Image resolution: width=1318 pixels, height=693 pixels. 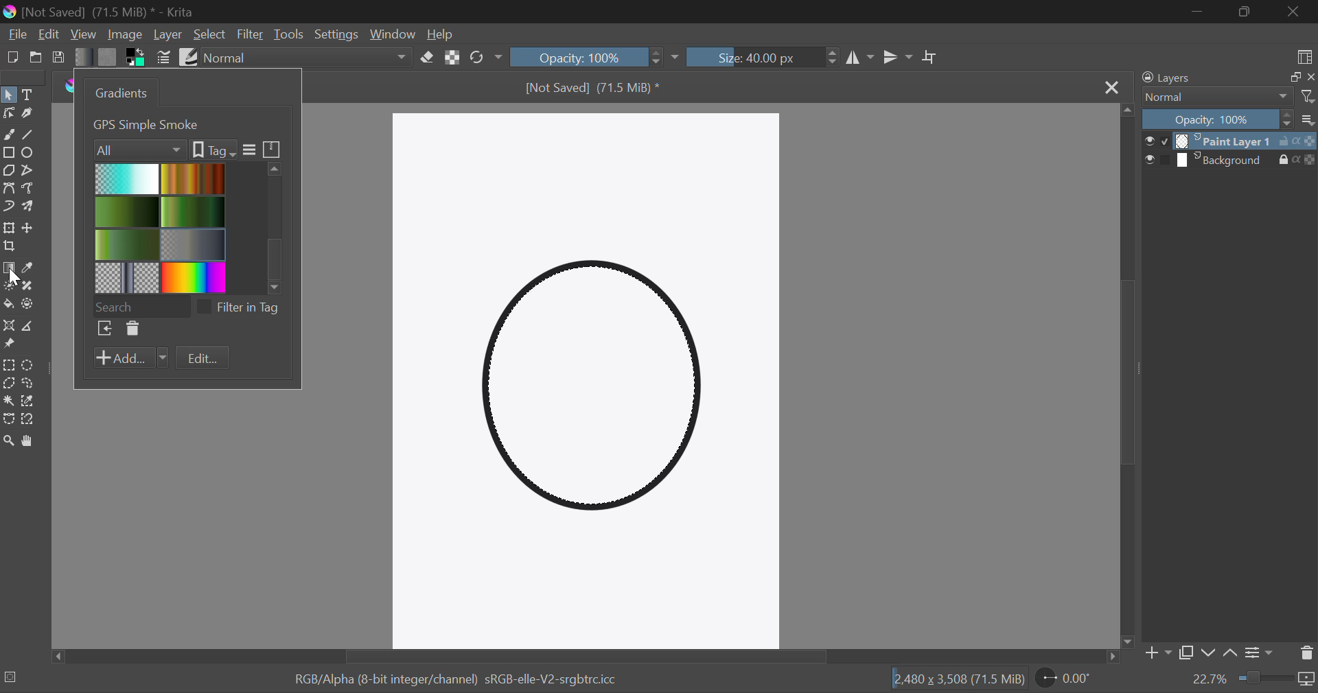 I want to click on Polyline, so click(x=32, y=173).